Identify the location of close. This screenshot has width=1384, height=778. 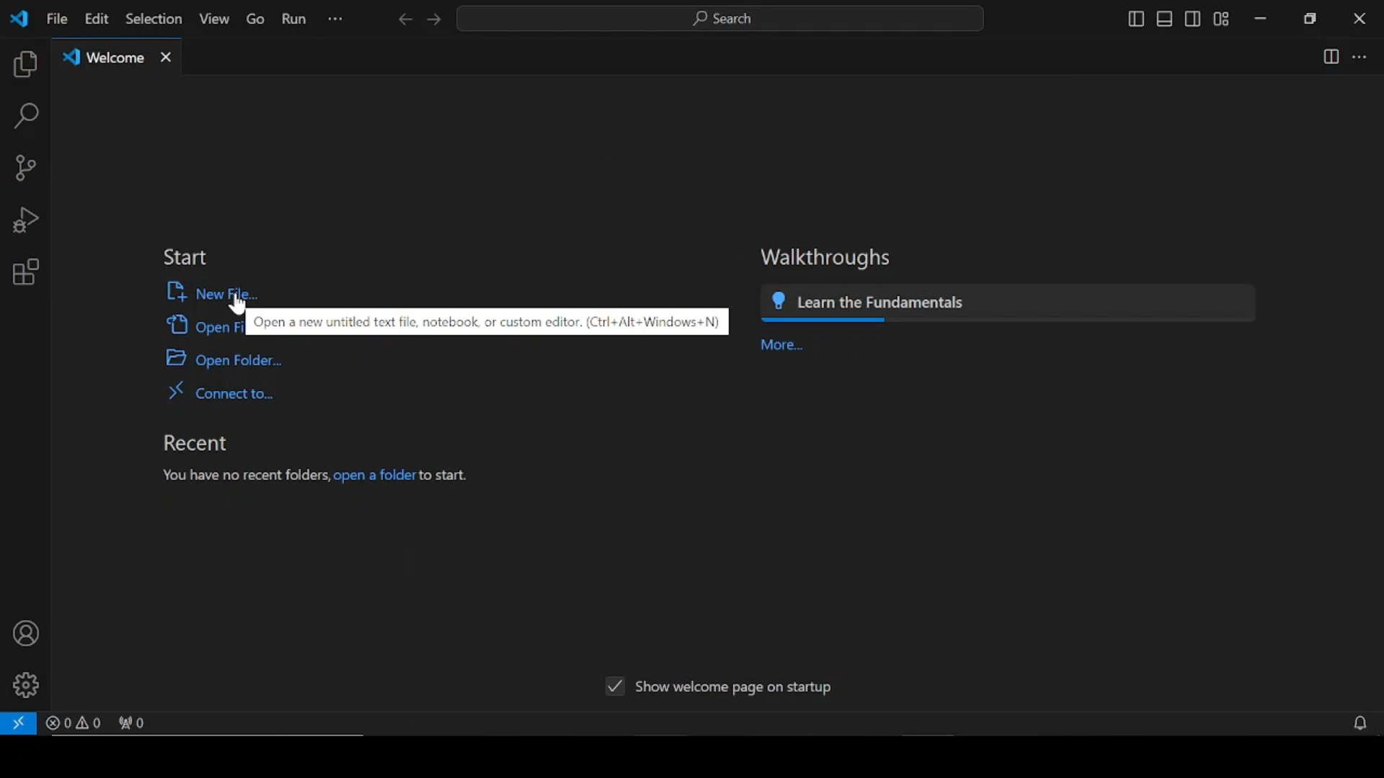
(1359, 18).